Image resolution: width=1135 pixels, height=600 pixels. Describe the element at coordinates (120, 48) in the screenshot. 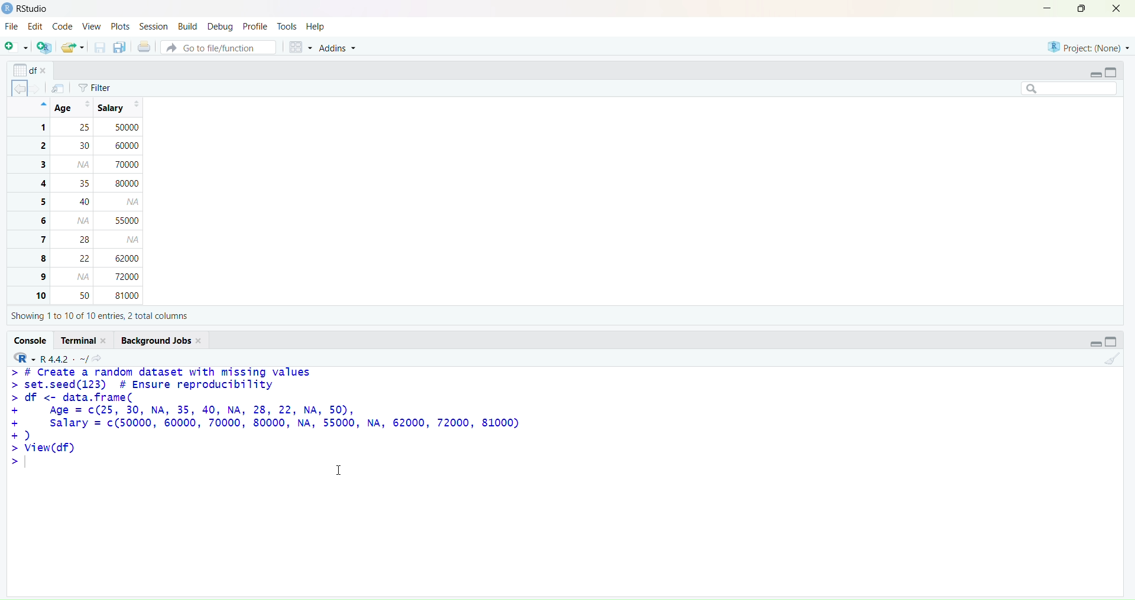

I see `save all open documents` at that location.